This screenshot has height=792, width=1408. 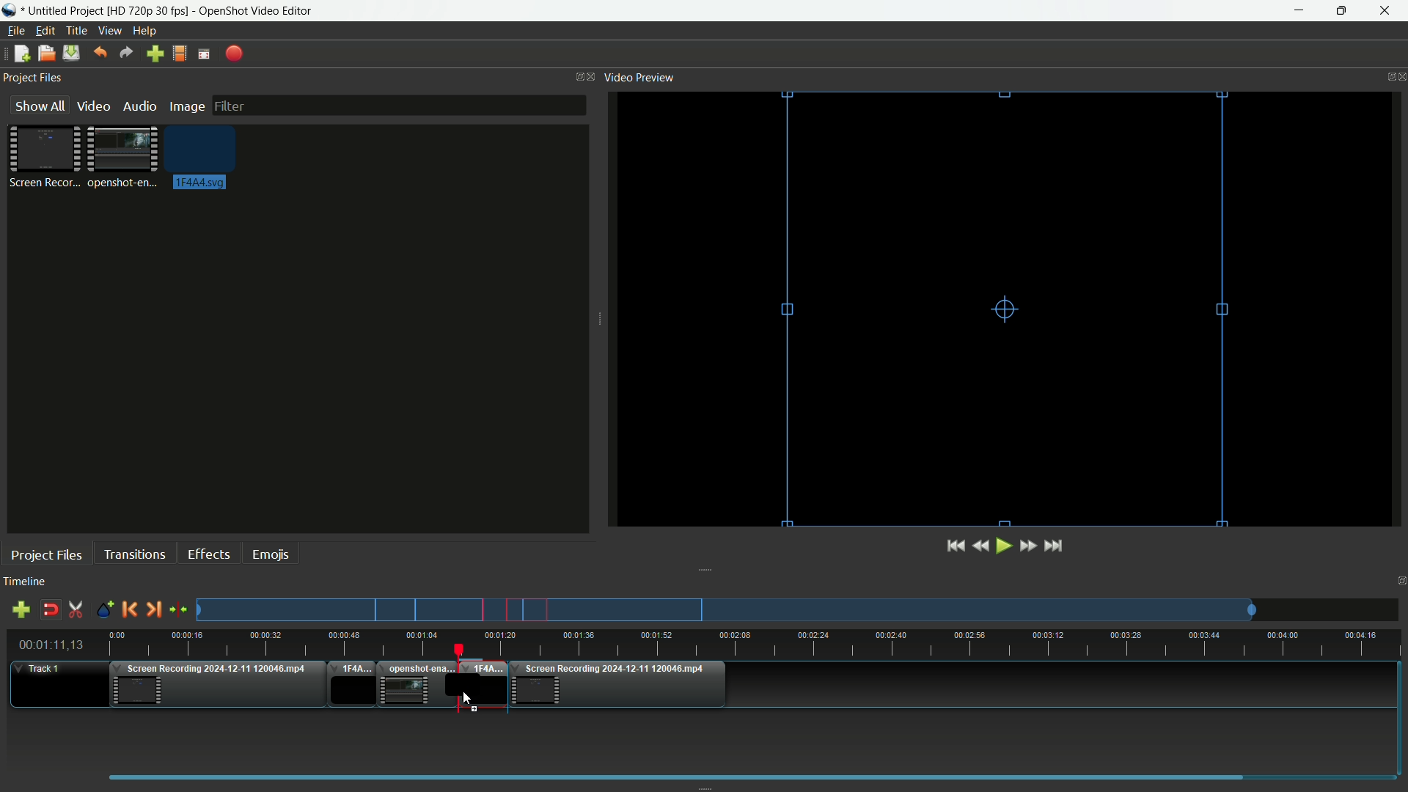 I want to click on Video one in timeline, so click(x=215, y=687).